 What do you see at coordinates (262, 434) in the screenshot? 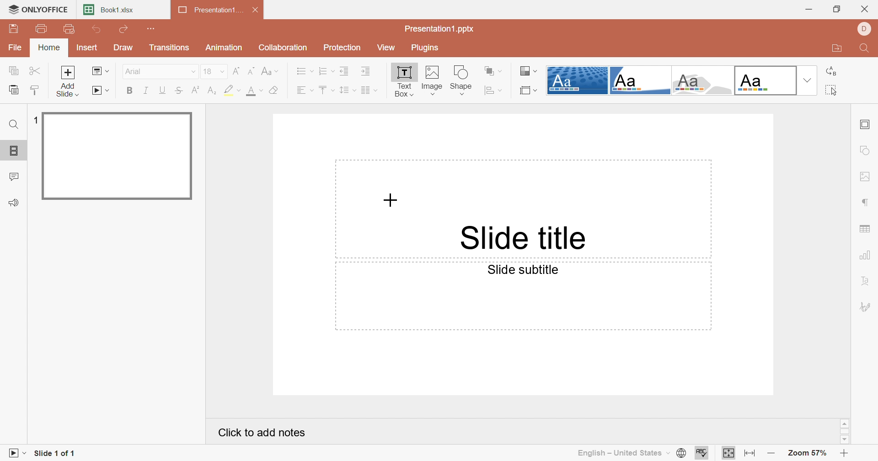
I see `Click to add notes` at bounding box center [262, 434].